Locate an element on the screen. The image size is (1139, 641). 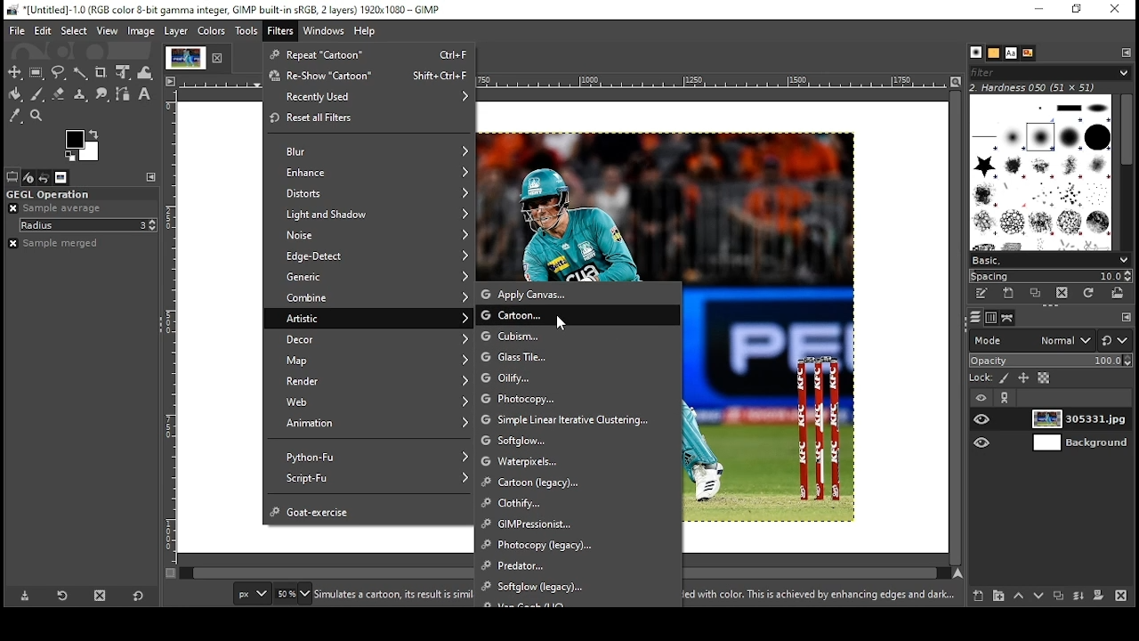
script fu is located at coordinates (374, 478).